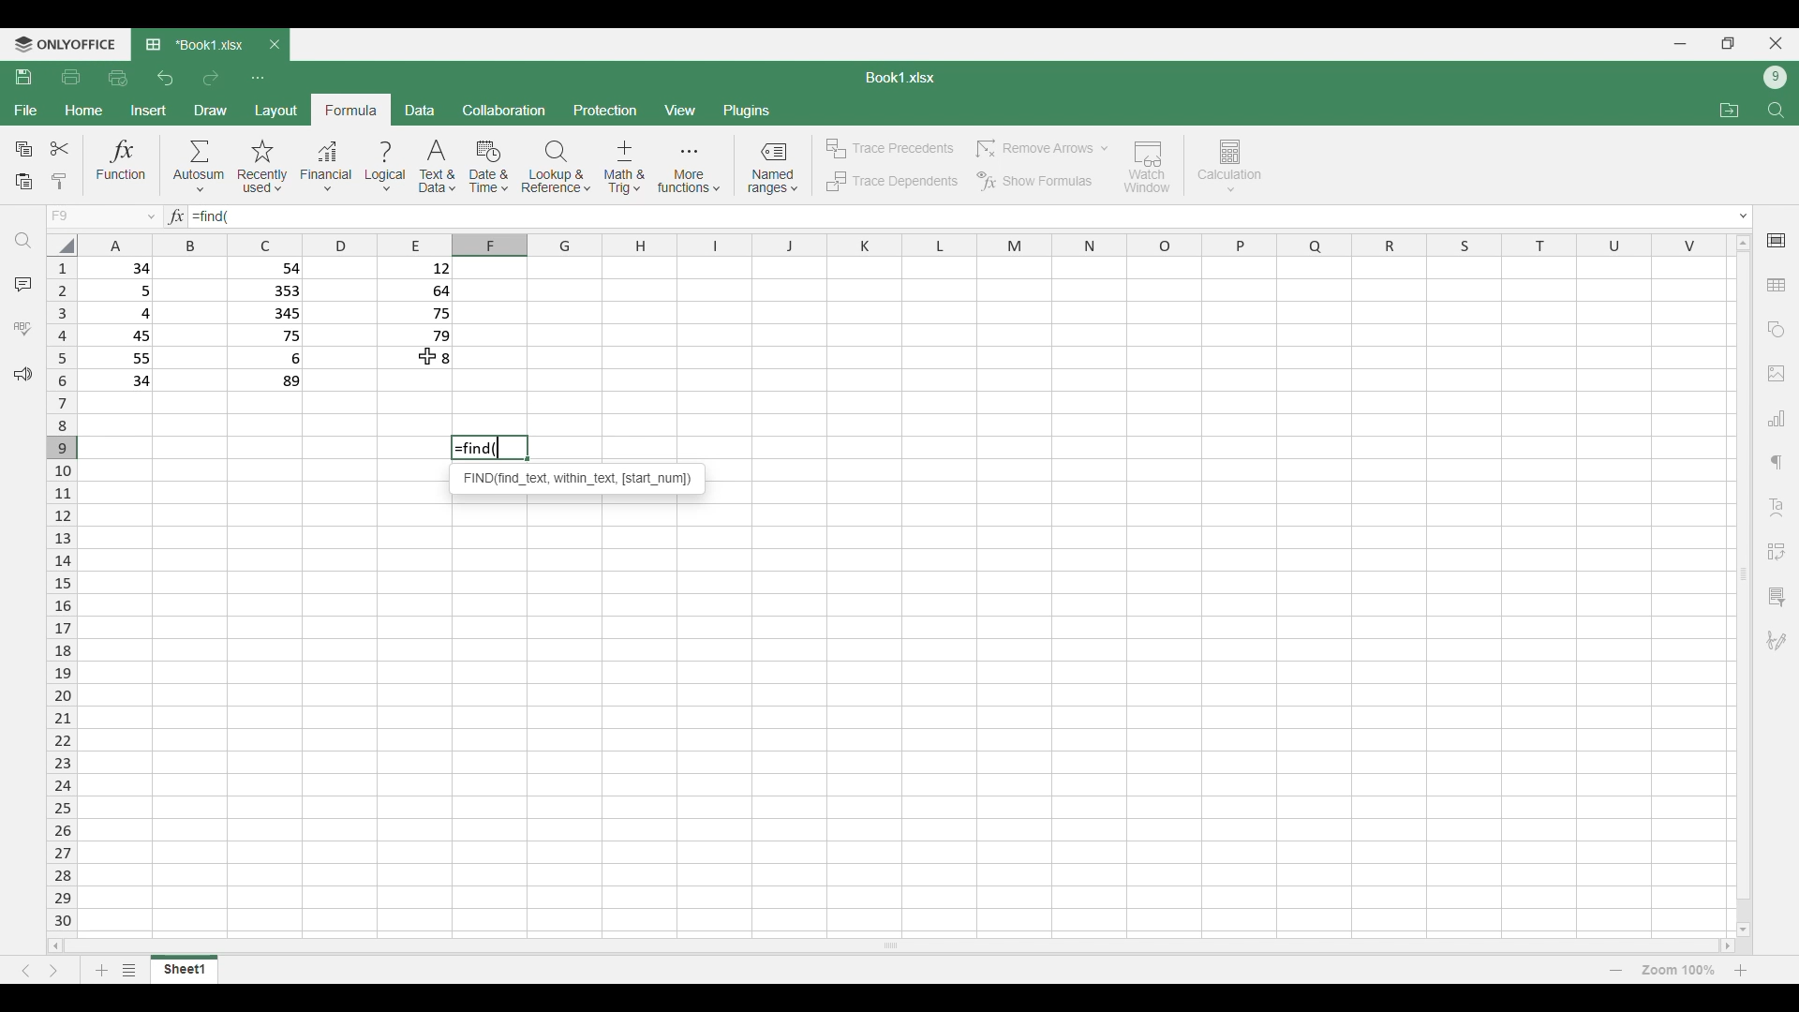  I want to click on Slicer, so click(1776, 597).